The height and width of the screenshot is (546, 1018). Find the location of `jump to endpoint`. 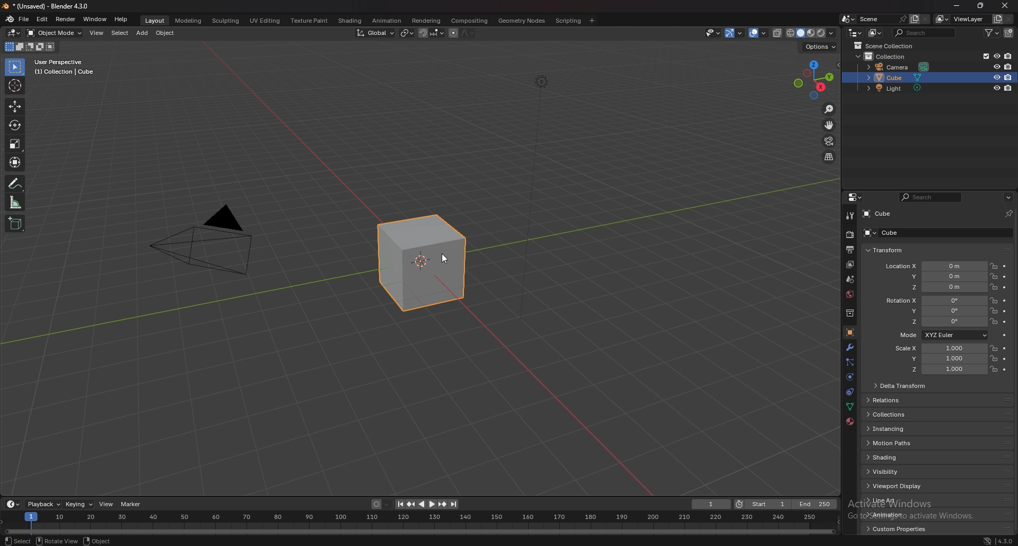

jump to endpoint is located at coordinates (454, 504).